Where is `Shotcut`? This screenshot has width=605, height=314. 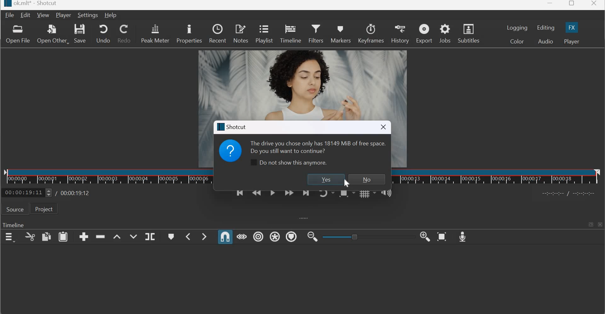
Shotcut is located at coordinates (234, 127).